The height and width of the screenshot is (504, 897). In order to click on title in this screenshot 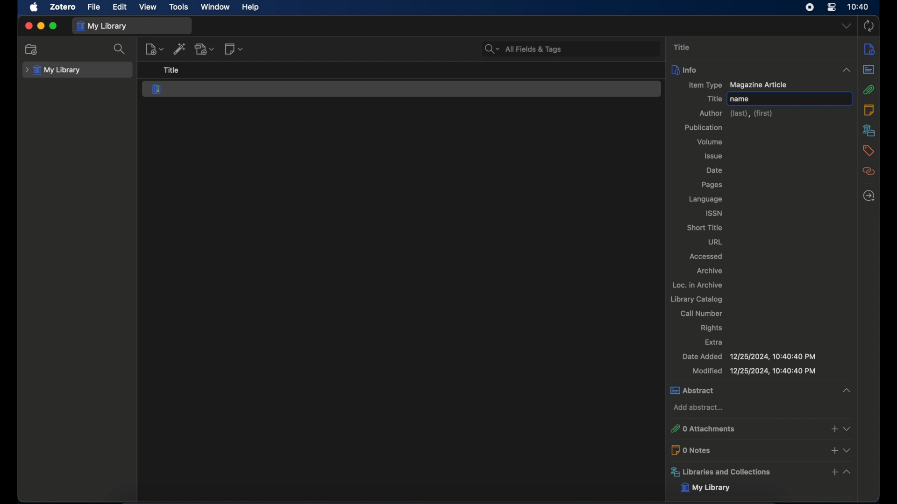, I will do `click(171, 70)`.